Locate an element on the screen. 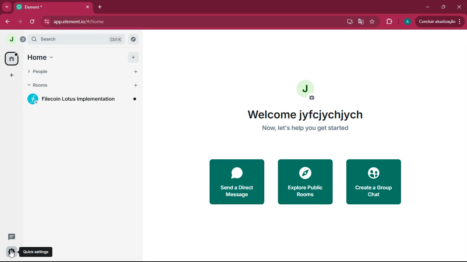 The height and width of the screenshot is (262, 467). google translate is located at coordinates (360, 21).